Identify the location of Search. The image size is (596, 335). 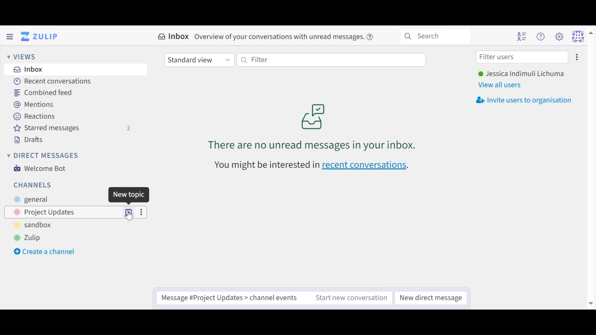
(435, 35).